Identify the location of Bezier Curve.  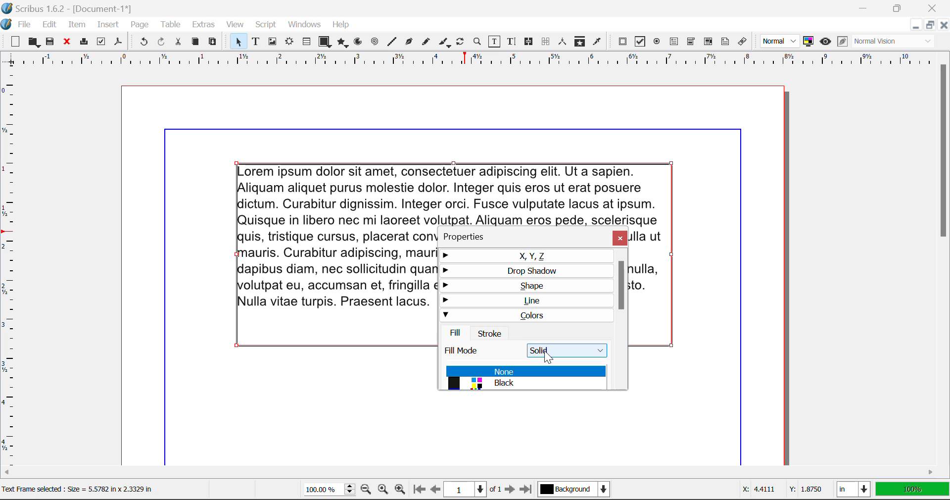
(409, 43).